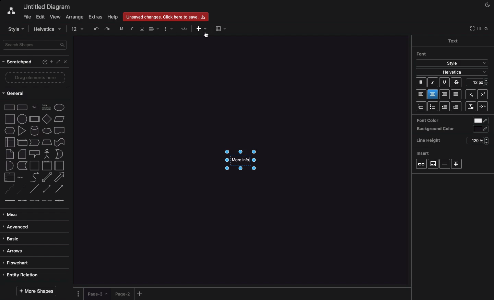 This screenshot has height=300, width=494. I want to click on Subscript, so click(484, 93).